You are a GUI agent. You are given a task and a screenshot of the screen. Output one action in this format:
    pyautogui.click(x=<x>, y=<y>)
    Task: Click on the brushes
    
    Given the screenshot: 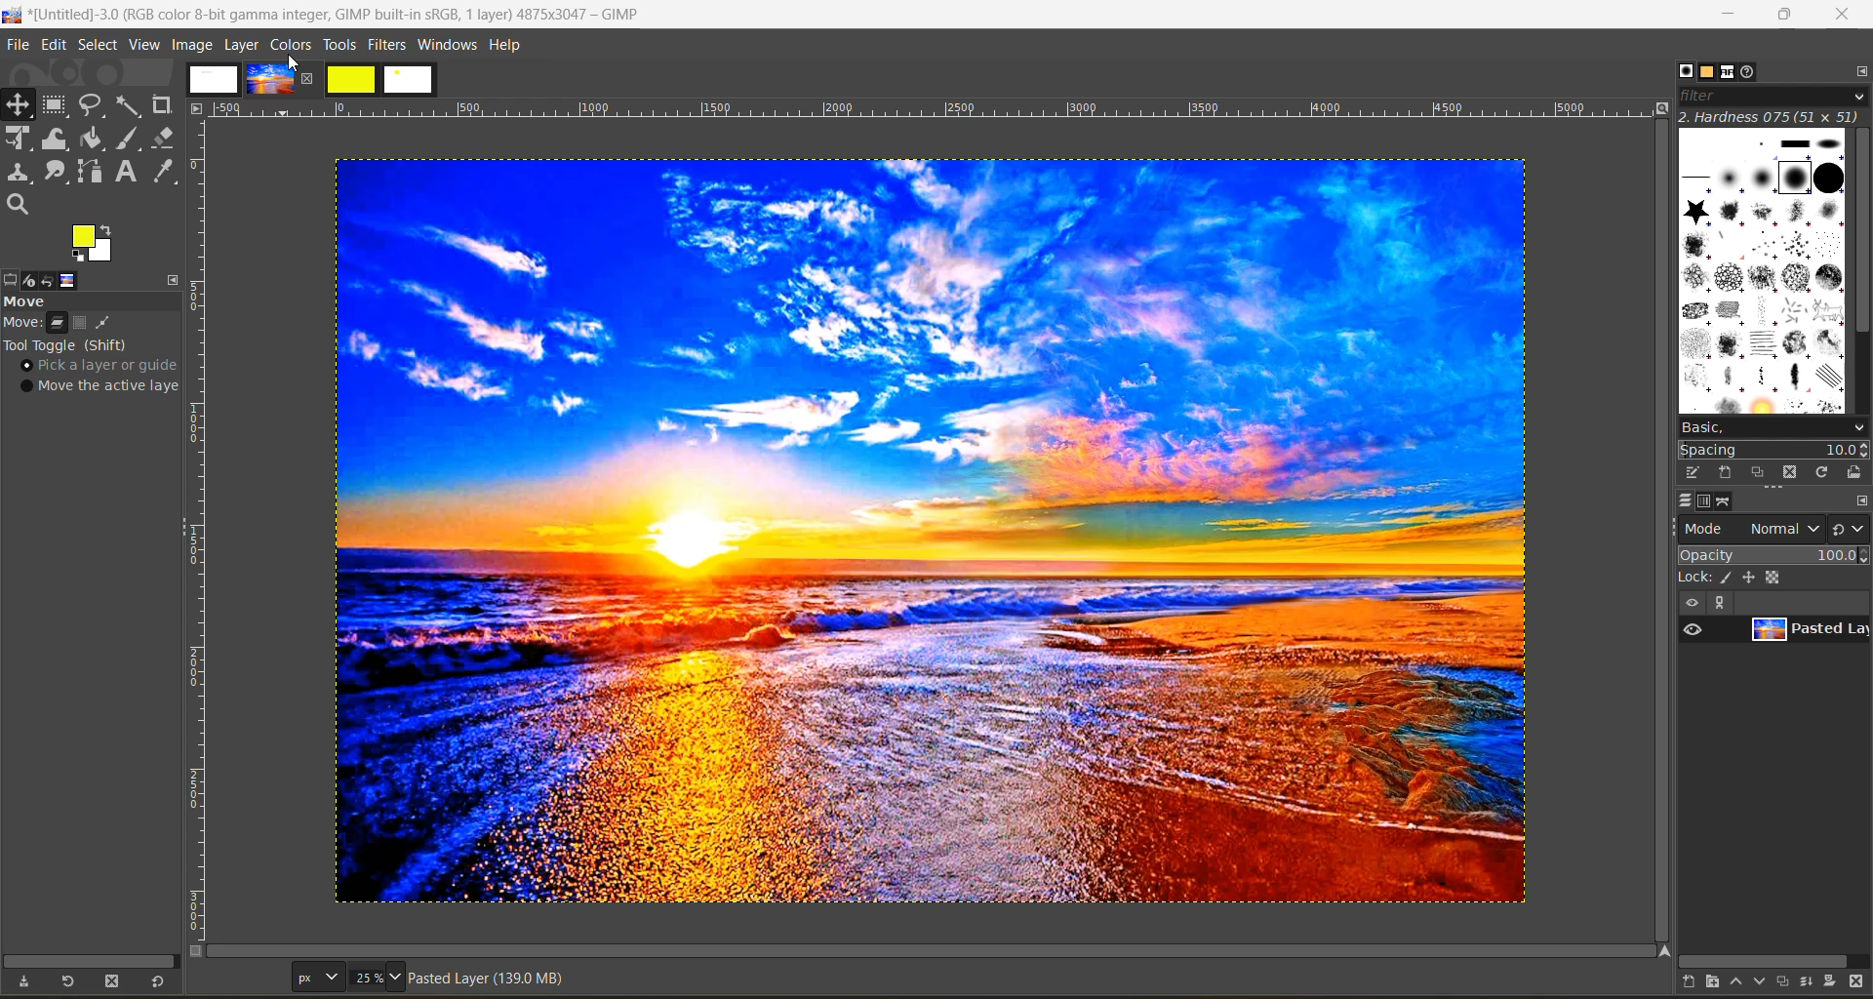 What is the action you would take?
    pyautogui.click(x=1686, y=71)
    